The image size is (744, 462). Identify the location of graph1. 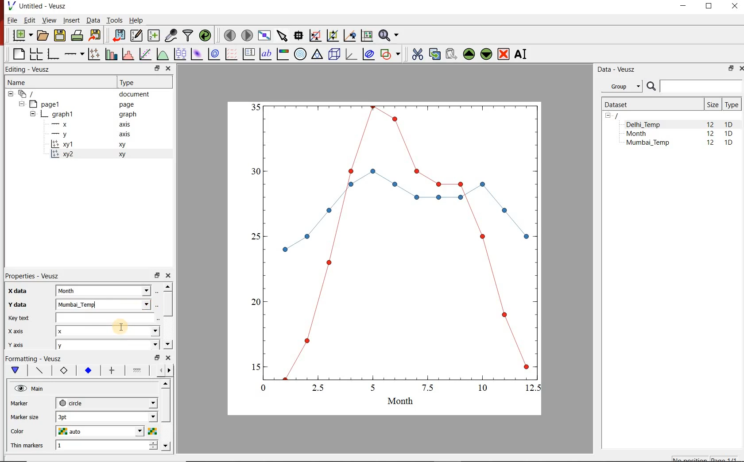
(395, 252).